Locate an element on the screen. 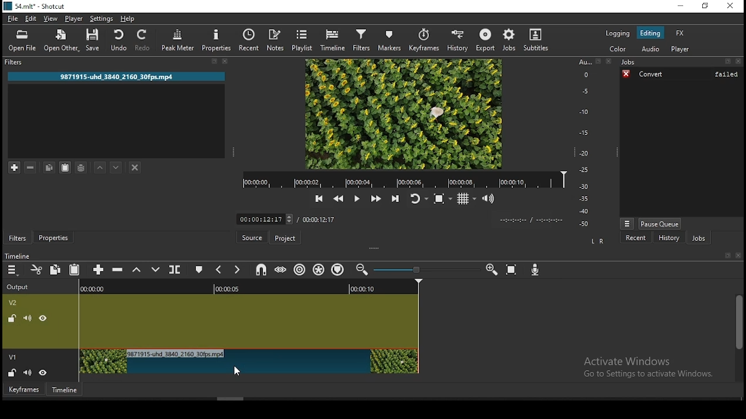 The height and width of the screenshot is (419, 746). remove selected filters is located at coordinates (32, 166).